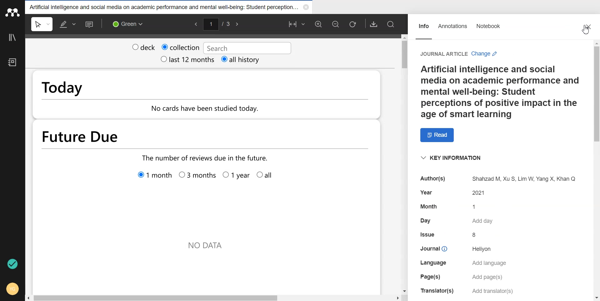 This screenshot has height=301, width=600. Describe the element at coordinates (127, 24) in the screenshot. I see `Choose color` at that location.